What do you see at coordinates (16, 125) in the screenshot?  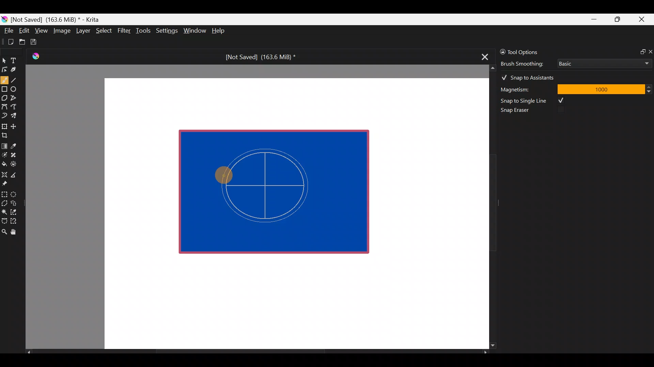 I see `Move a layer` at bounding box center [16, 125].